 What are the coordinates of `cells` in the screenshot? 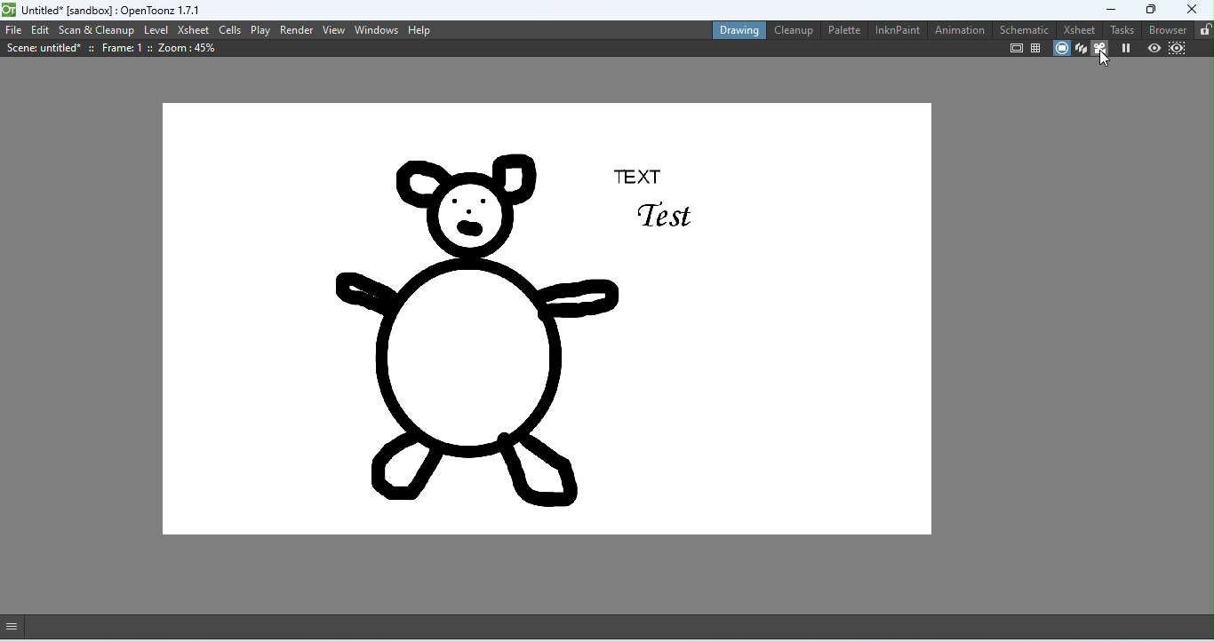 It's located at (230, 29).